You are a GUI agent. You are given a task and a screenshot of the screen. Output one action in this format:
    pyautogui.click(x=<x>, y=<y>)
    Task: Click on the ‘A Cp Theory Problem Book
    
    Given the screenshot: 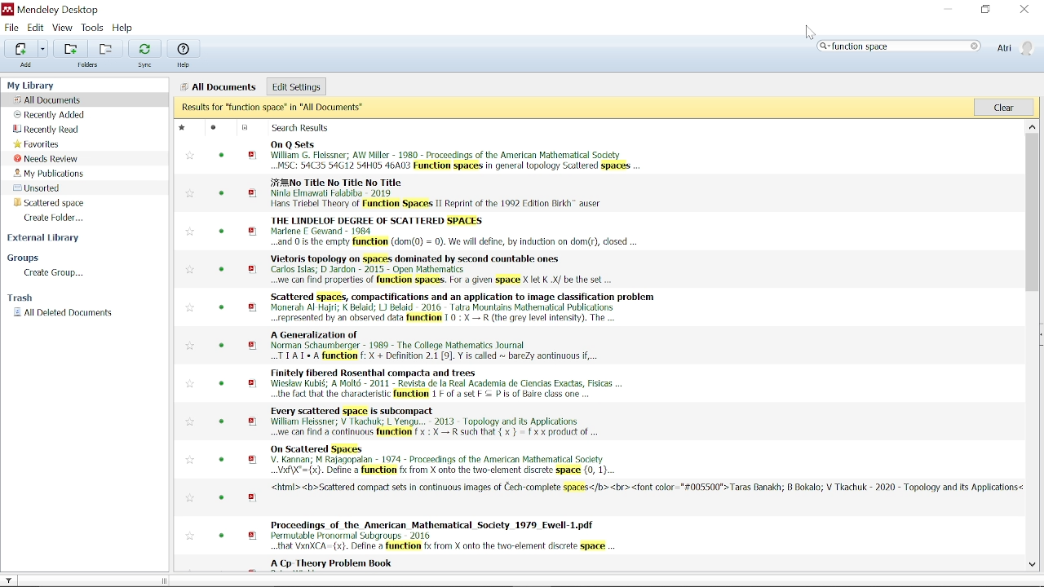 What is the action you would take?
    pyautogui.click(x=612, y=564)
    